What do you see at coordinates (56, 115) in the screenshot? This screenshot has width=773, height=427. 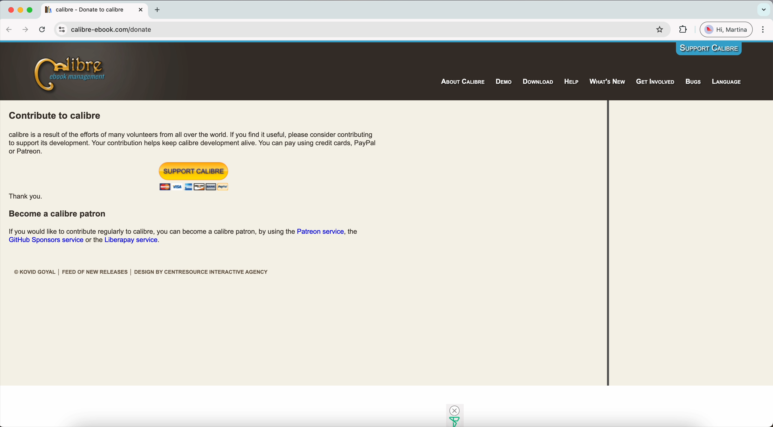 I see `contribute to calibre` at bounding box center [56, 115].